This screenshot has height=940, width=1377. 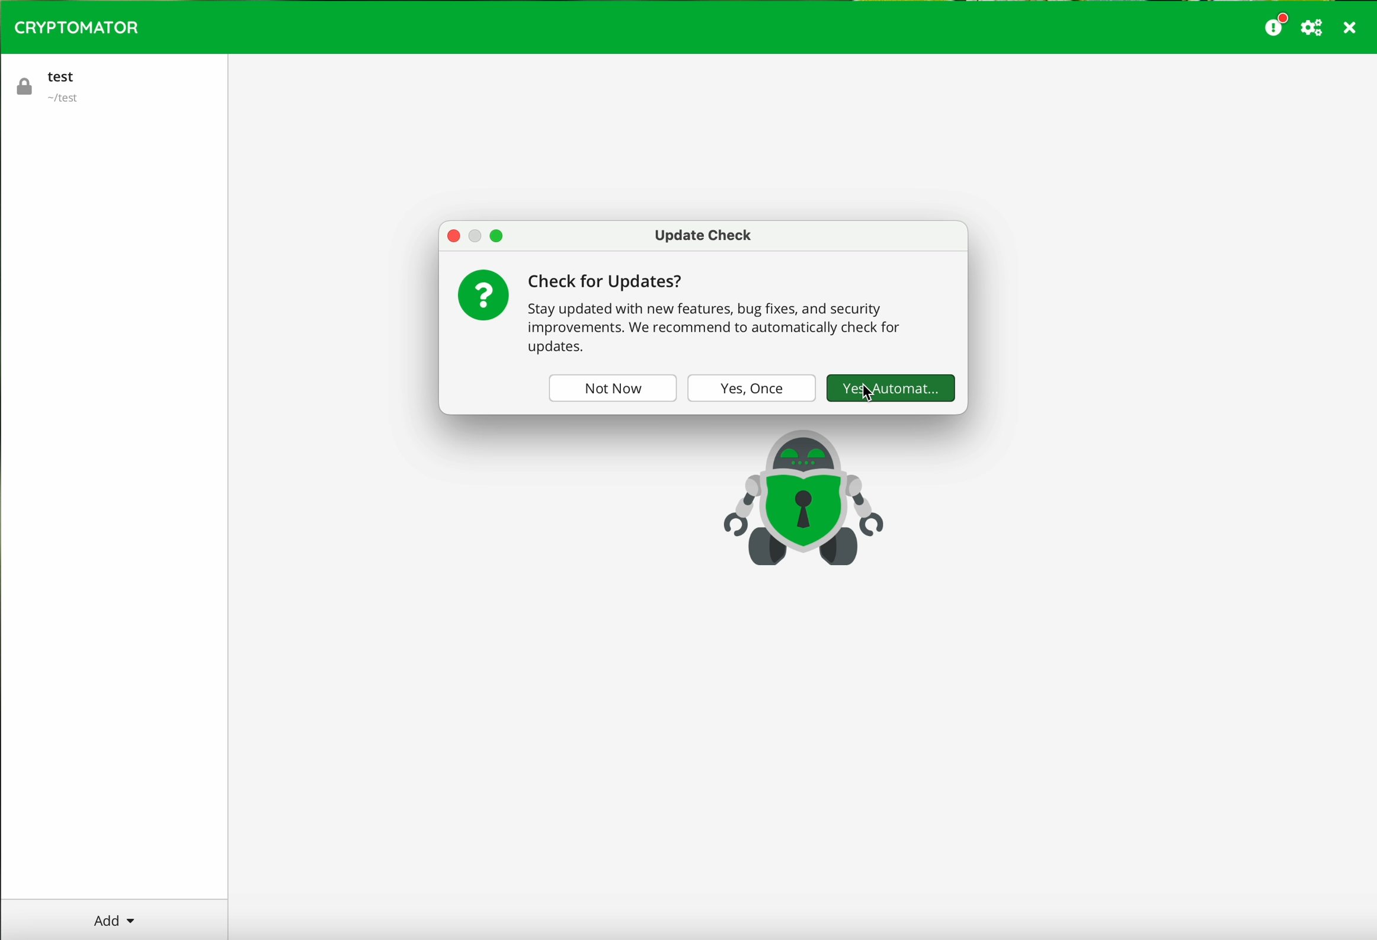 What do you see at coordinates (76, 28) in the screenshot?
I see `Cryptomator logo` at bounding box center [76, 28].